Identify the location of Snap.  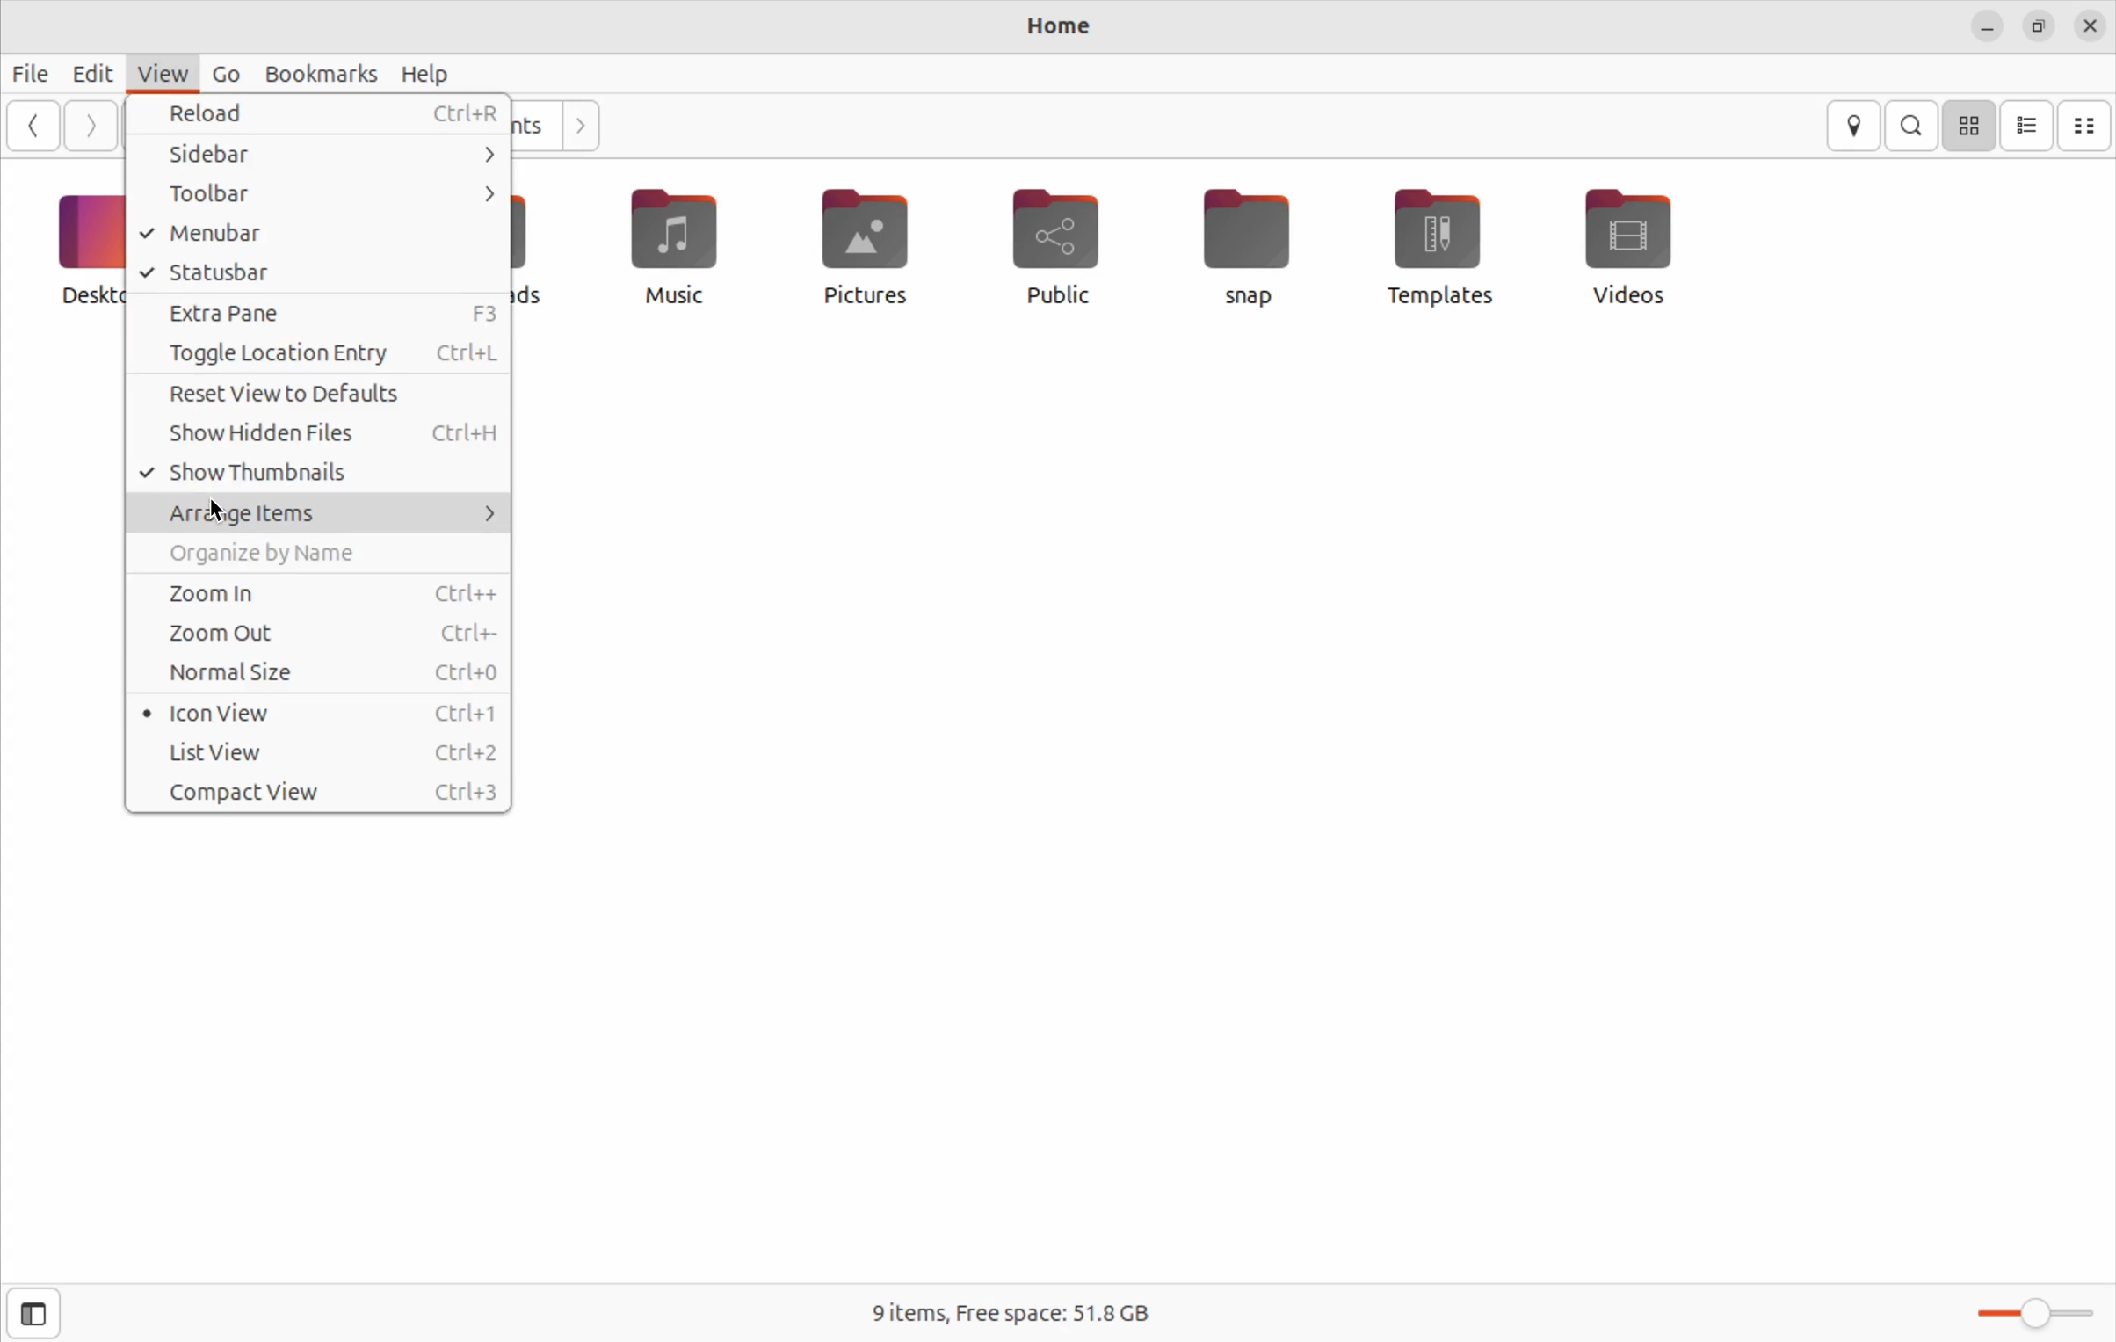
(1256, 253).